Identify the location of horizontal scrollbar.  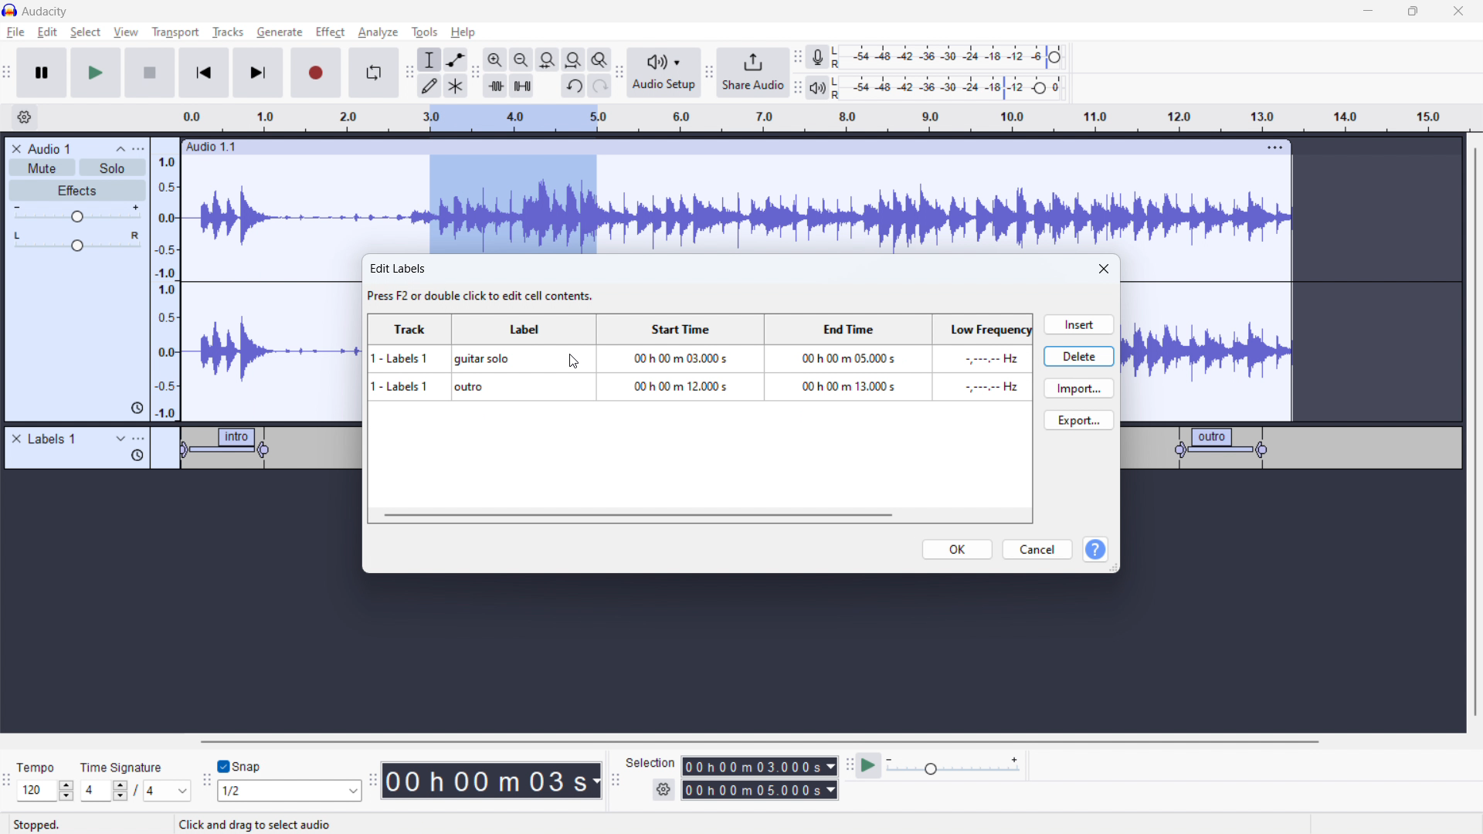
(637, 514).